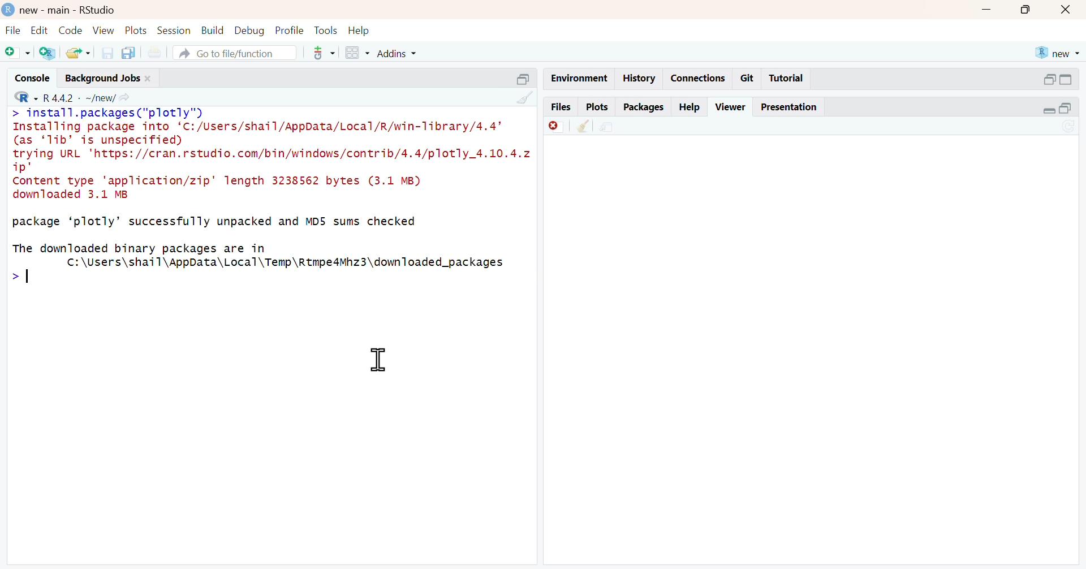 Image resolution: width=1086 pixels, height=569 pixels. I want to click on remove current viewer item, so click(555, 126).